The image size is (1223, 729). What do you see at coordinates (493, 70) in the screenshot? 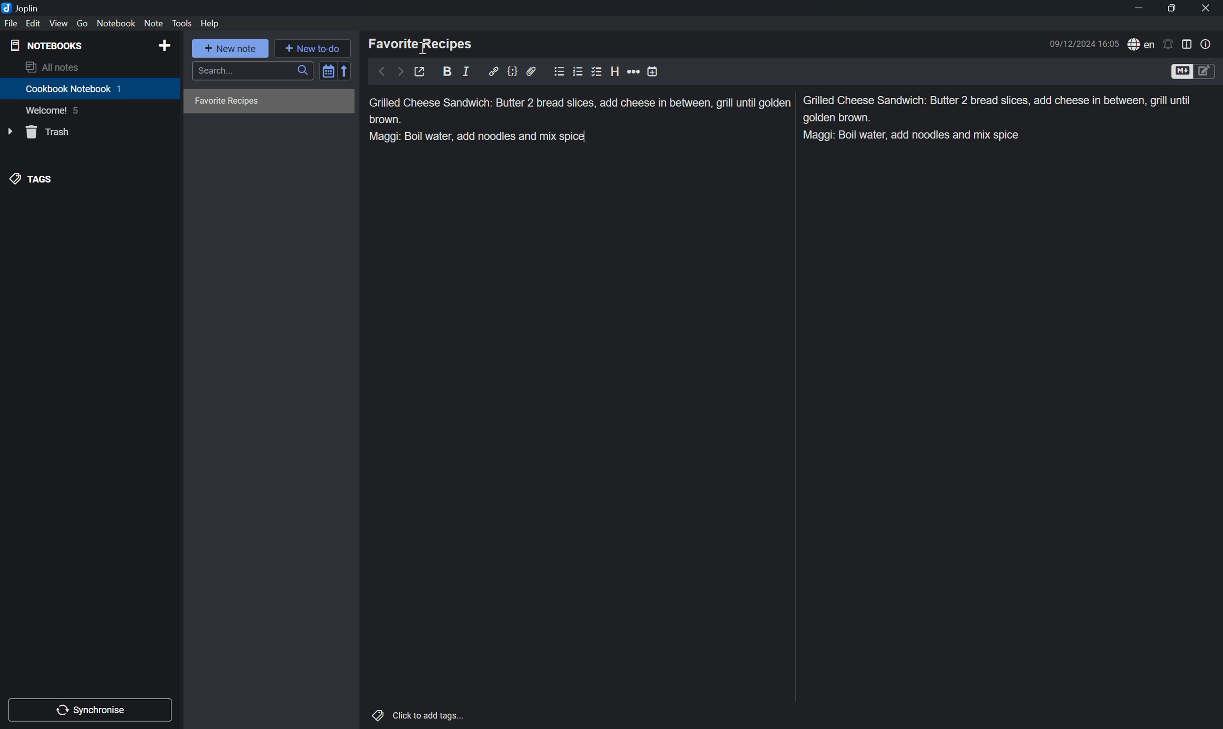
I see `Insert/edit link` at bounding box center [493, 70].